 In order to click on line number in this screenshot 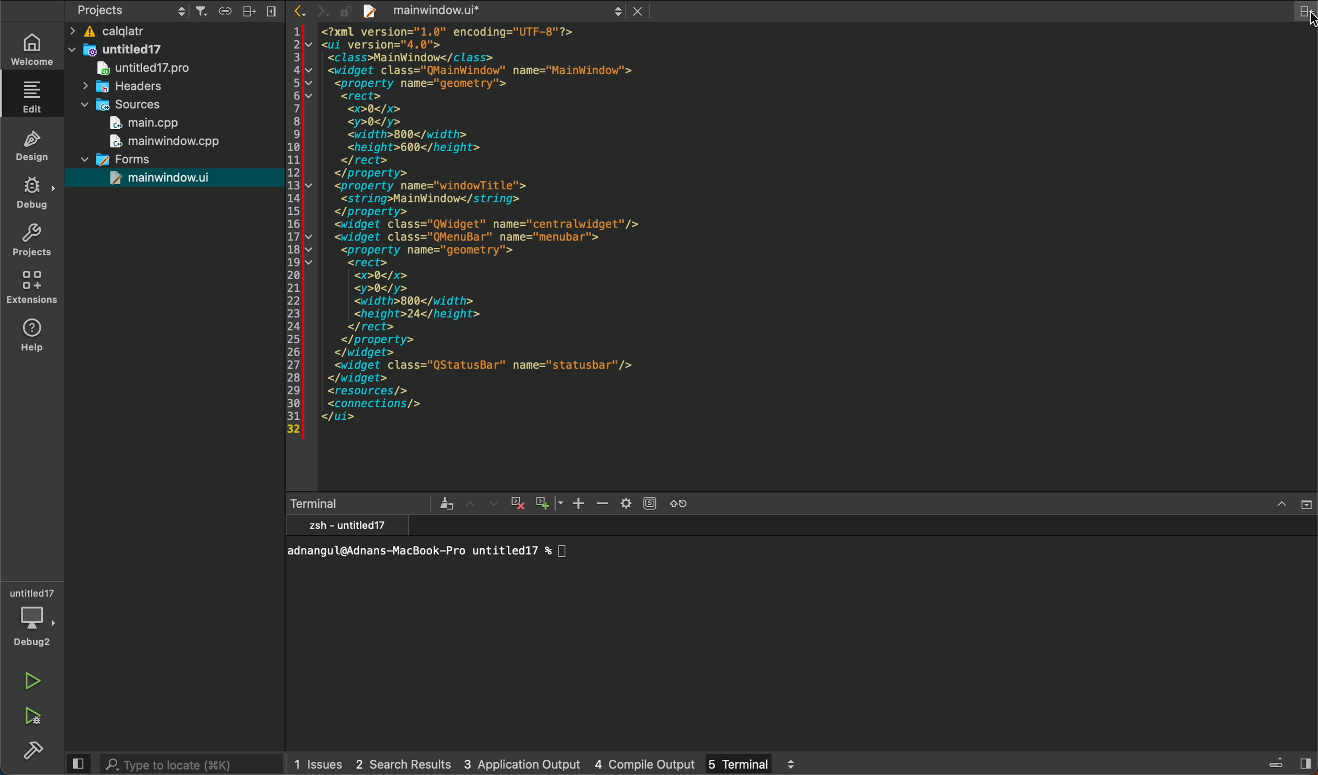, I will do `click(294, 235)`.